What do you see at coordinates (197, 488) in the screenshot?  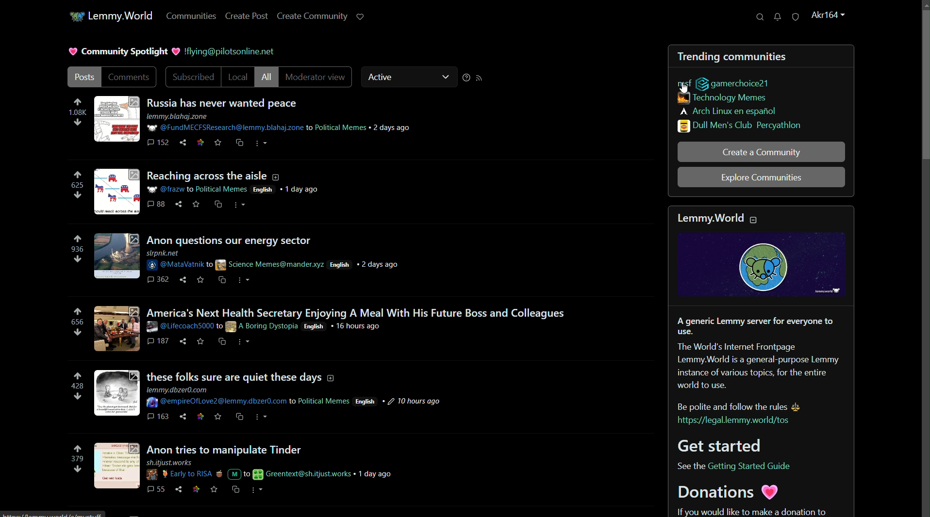 I see `link` at bounding box center [197, 488].